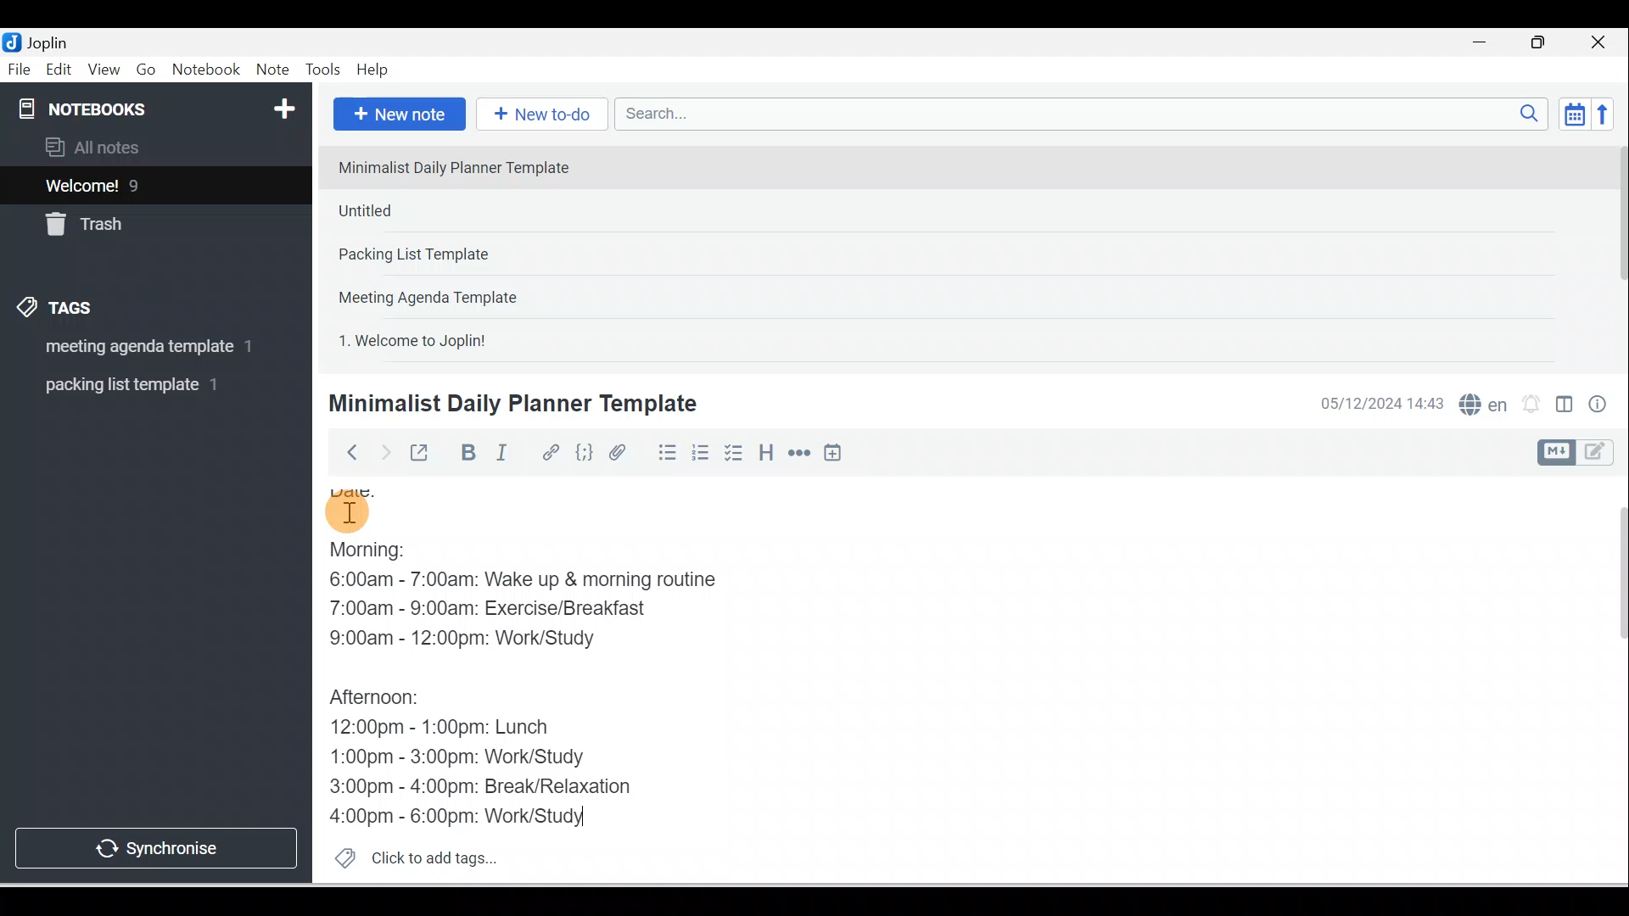 This screenshot has width=1629, height=916. Describe the element at coordinates (801, 453) in the screenshot. I see `Horizontal rule` at that location.